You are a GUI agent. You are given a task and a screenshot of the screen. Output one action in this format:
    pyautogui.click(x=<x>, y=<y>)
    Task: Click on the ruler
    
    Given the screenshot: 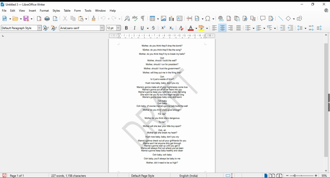 What is the action you would take?
    pyautogui.click(x=162, y=36)
    